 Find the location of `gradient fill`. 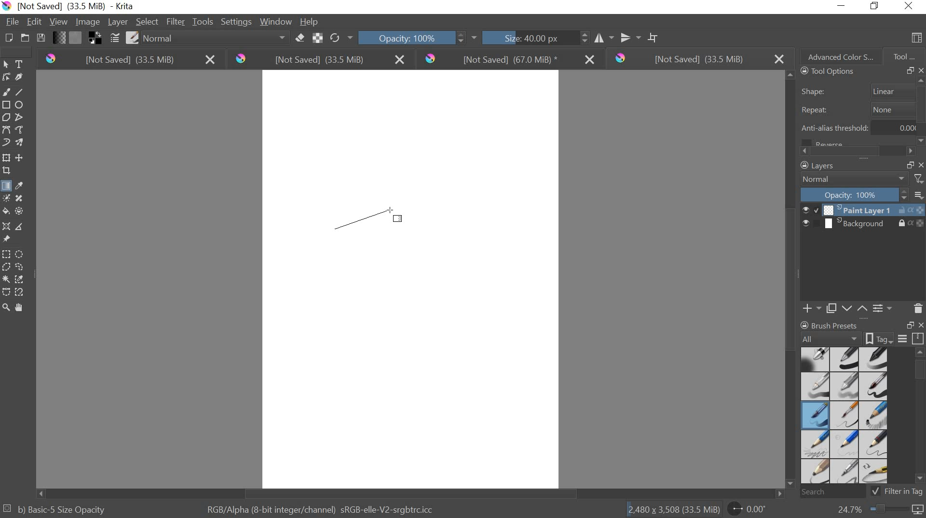

gradient fill is located at coordinates (6, 186).